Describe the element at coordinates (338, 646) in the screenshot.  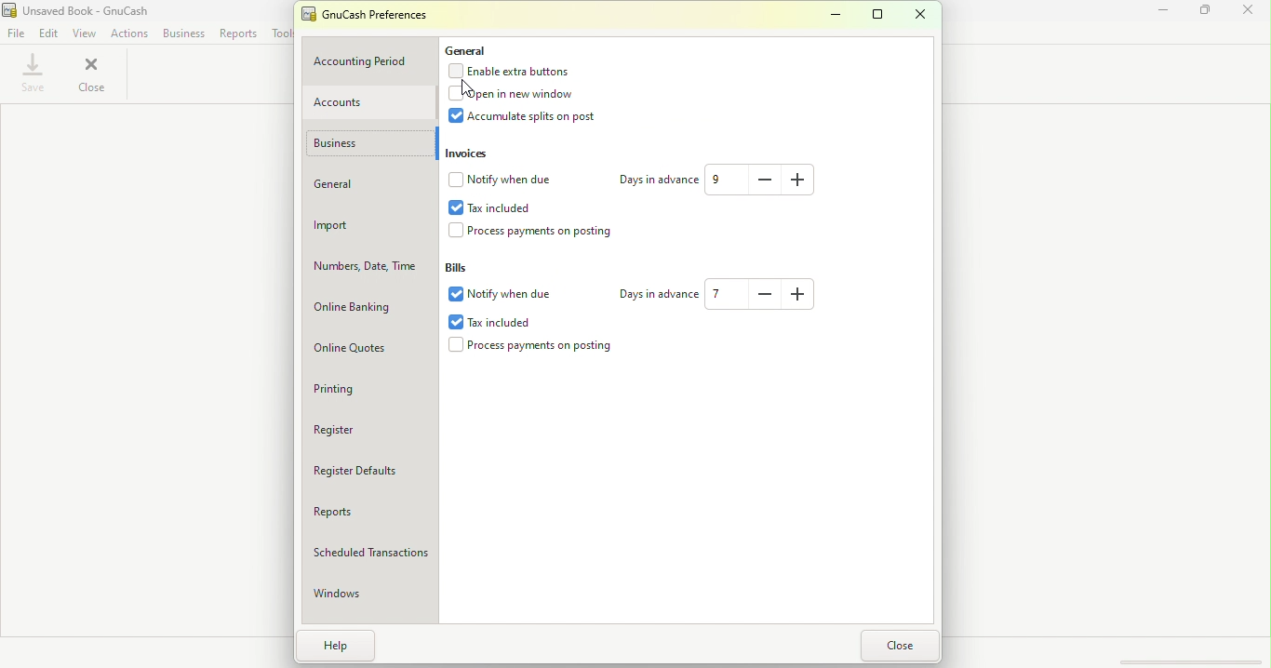
I see `Help` at that location.